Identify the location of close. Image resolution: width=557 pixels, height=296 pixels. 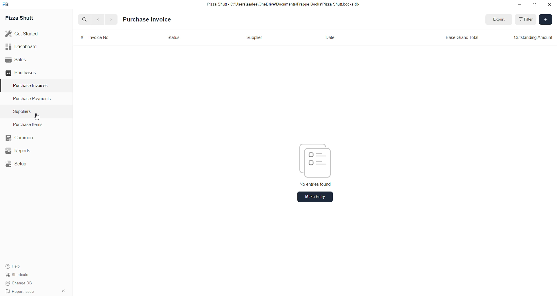
(549, 4).